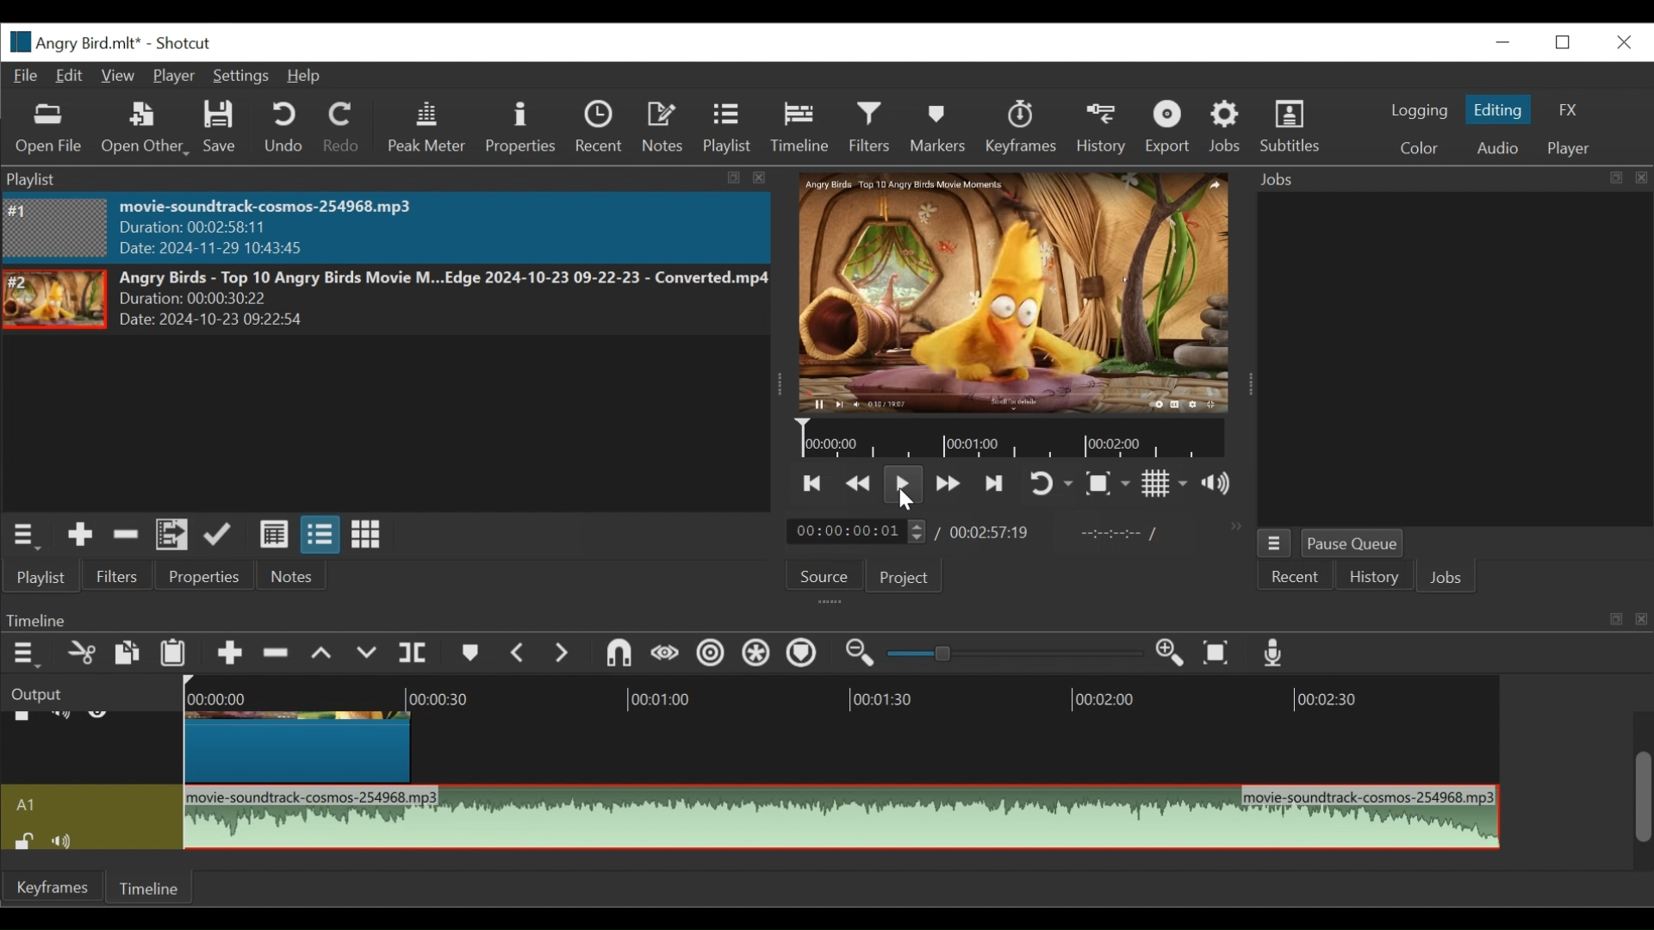 The height and width of the screenshot is (930, 1654). What do you see at coordinates (1110, 485) in the screenshot?
I see `Toggle Zoom` at bounding box center [1110, 485].